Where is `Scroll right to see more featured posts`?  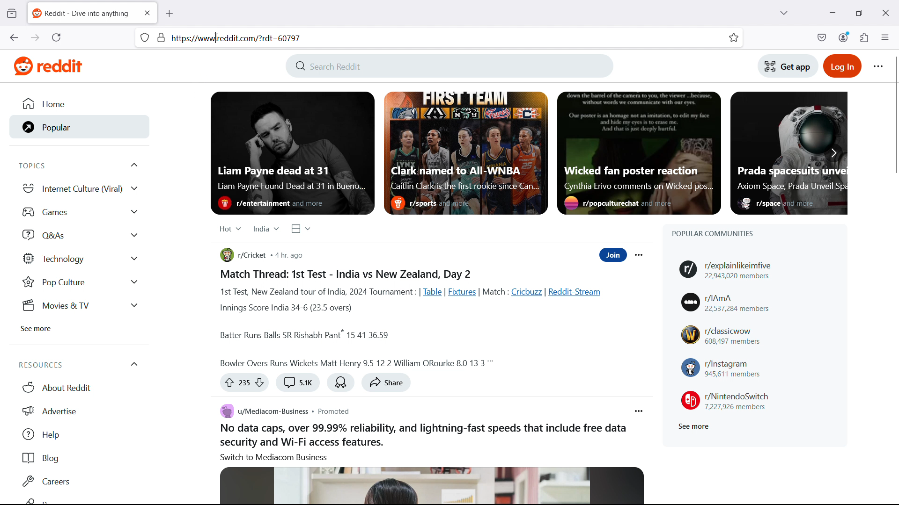
Scroll right to see more featured posts is located at coordinates (833, 152).